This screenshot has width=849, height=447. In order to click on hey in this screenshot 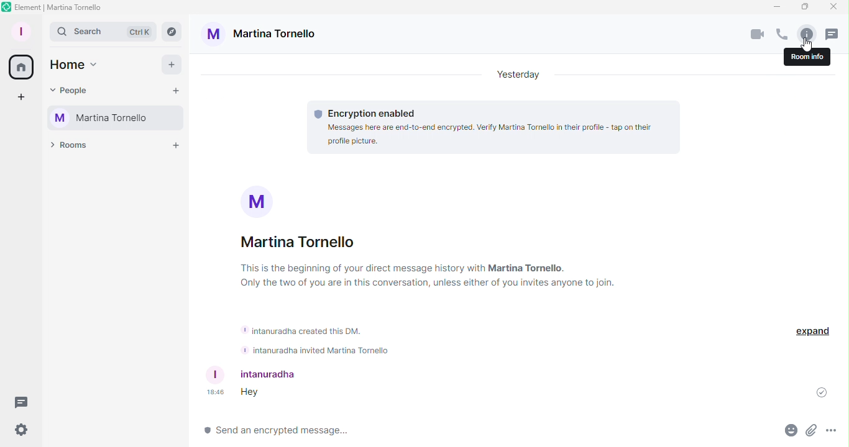, I will do `click(254, 392)`.